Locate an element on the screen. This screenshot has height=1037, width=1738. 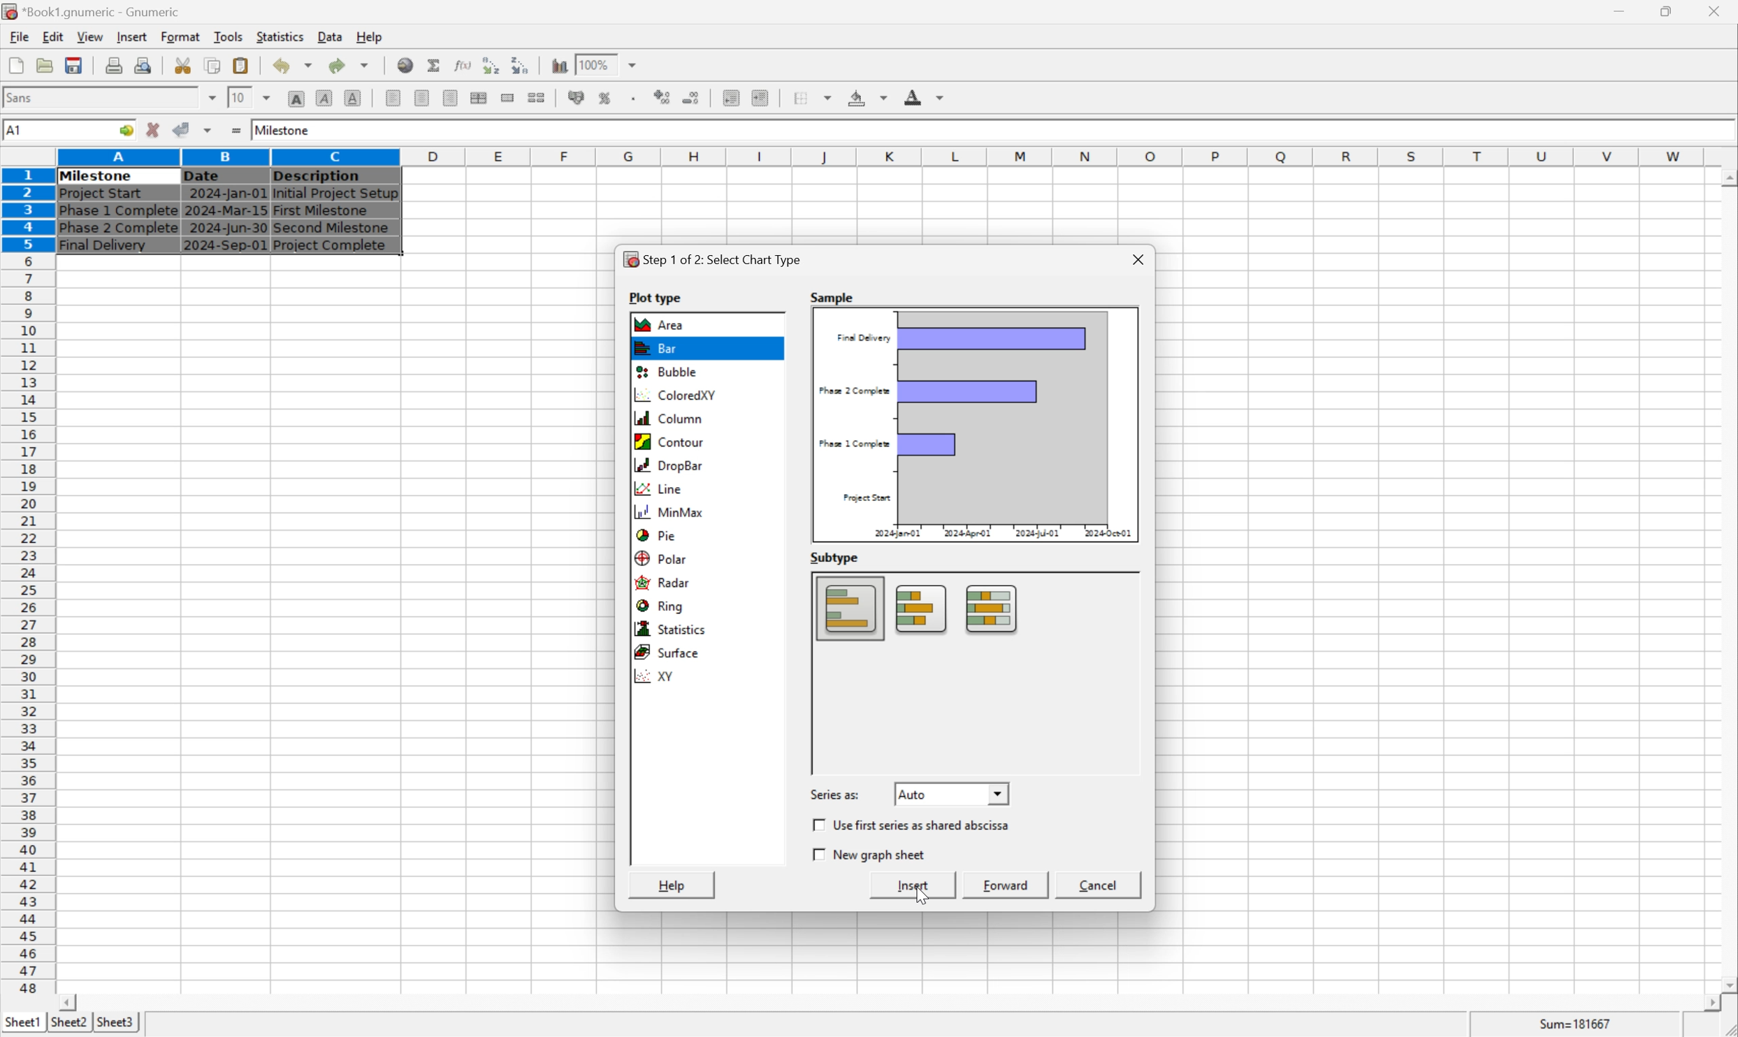
Table is located at coordinates (226, 210).